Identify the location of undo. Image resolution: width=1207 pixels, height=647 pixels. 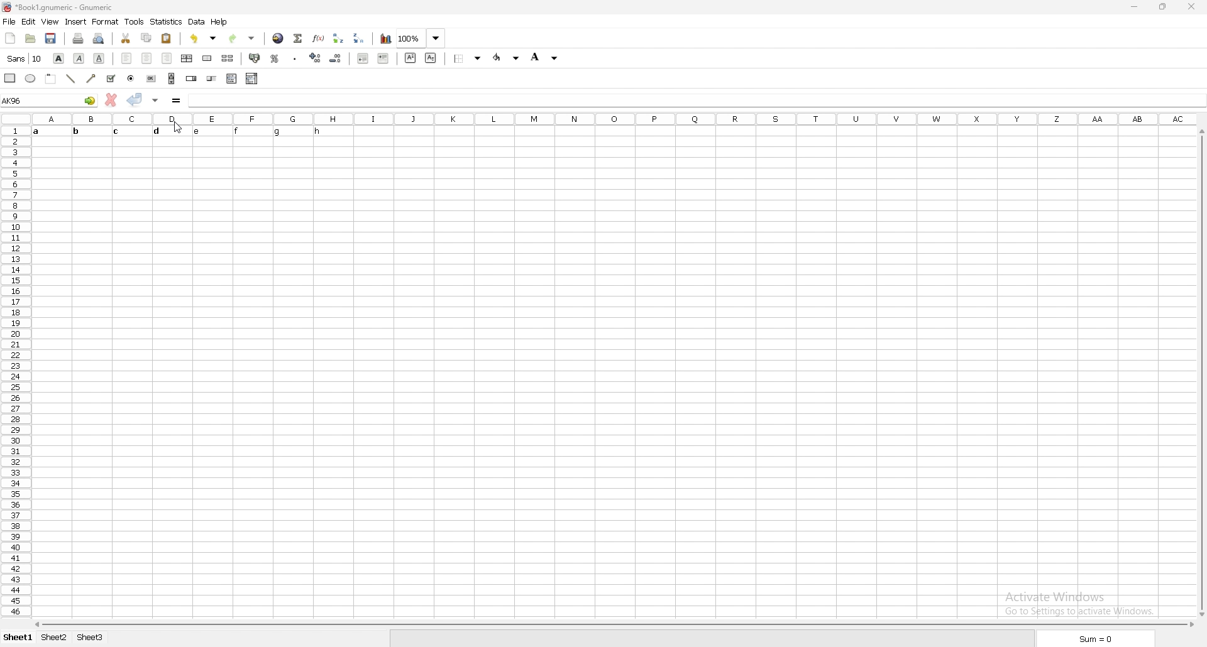
(204, 38).